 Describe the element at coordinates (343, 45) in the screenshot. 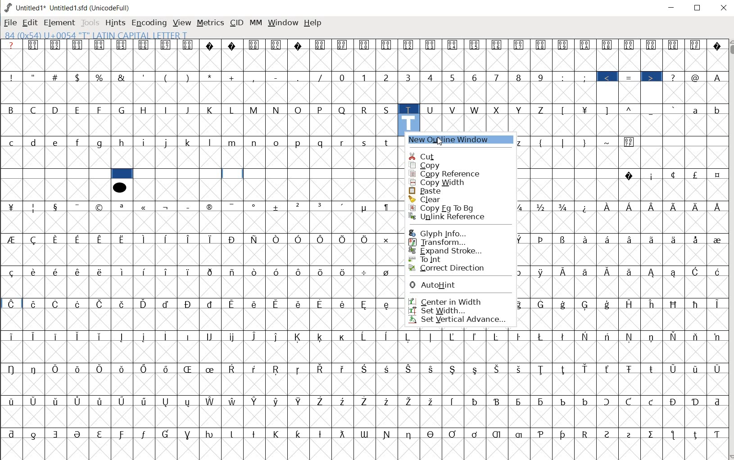

I see `Symbol` at that location.